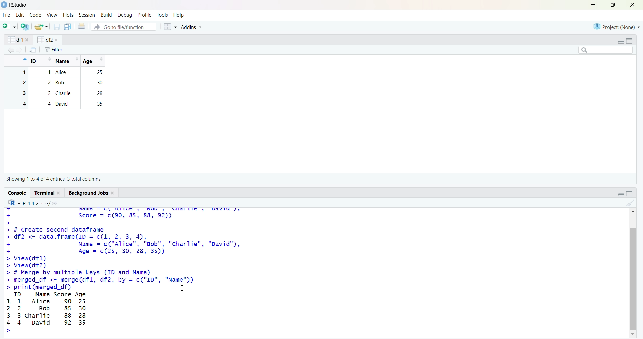 Image resolution: width=643 pixels, height=339 pixels. What do you see at coordinates (630, 193) in the screenshot?
I see `toggle full view` at bounding box center [630, 193].